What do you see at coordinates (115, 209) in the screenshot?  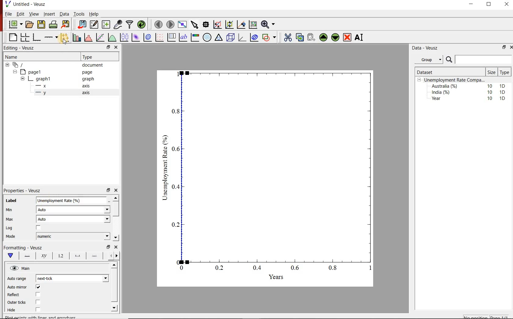 I see `scroll bar` at bounding box center [115, 209].